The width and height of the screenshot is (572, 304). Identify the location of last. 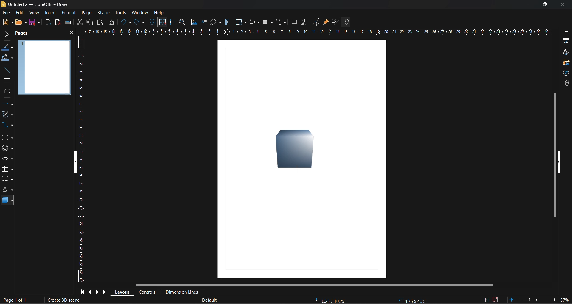
(104, 292).